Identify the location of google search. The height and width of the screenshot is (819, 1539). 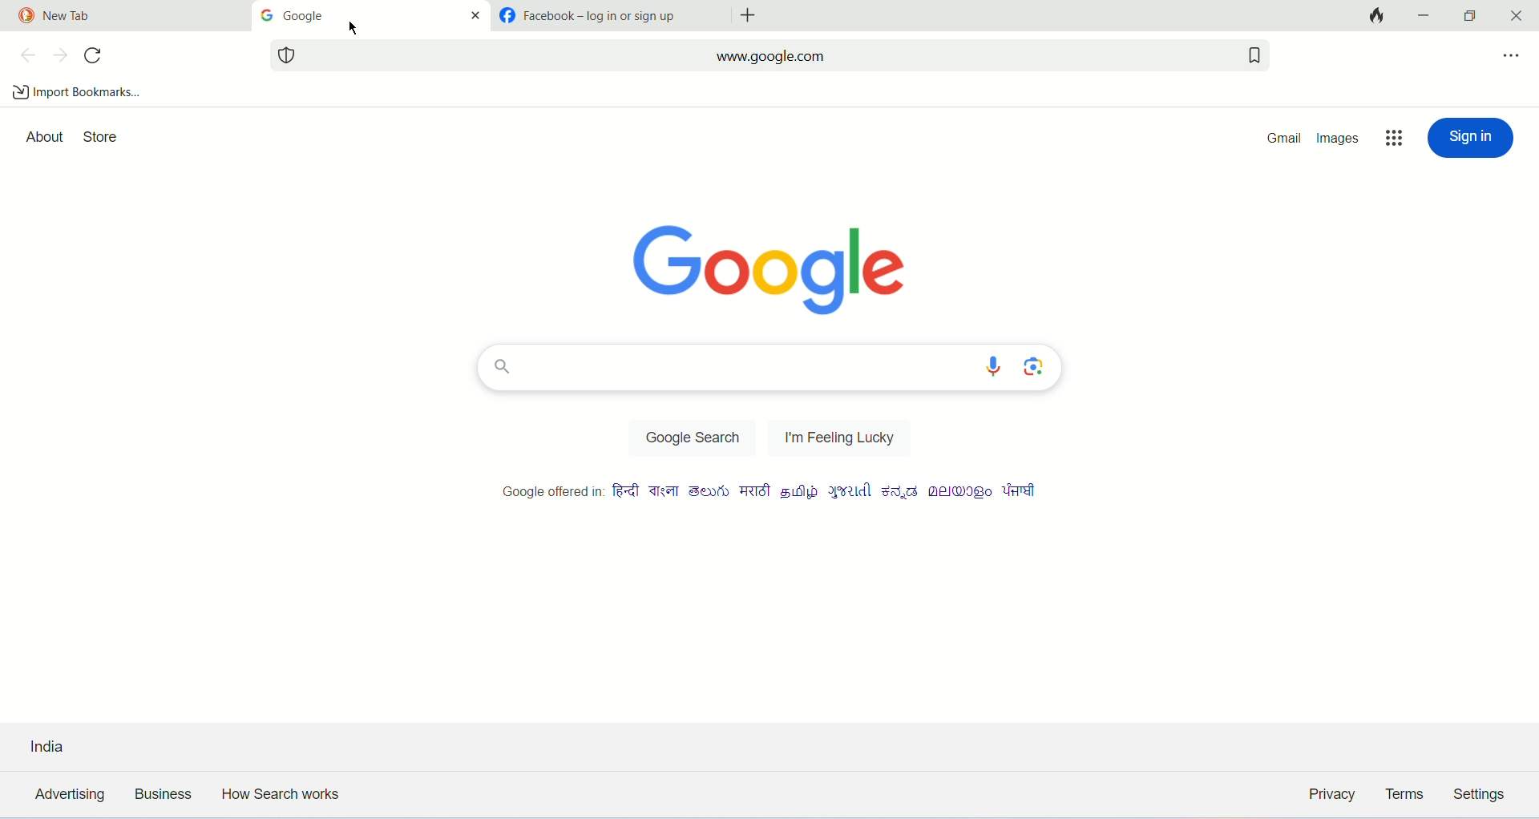
(698, 439).